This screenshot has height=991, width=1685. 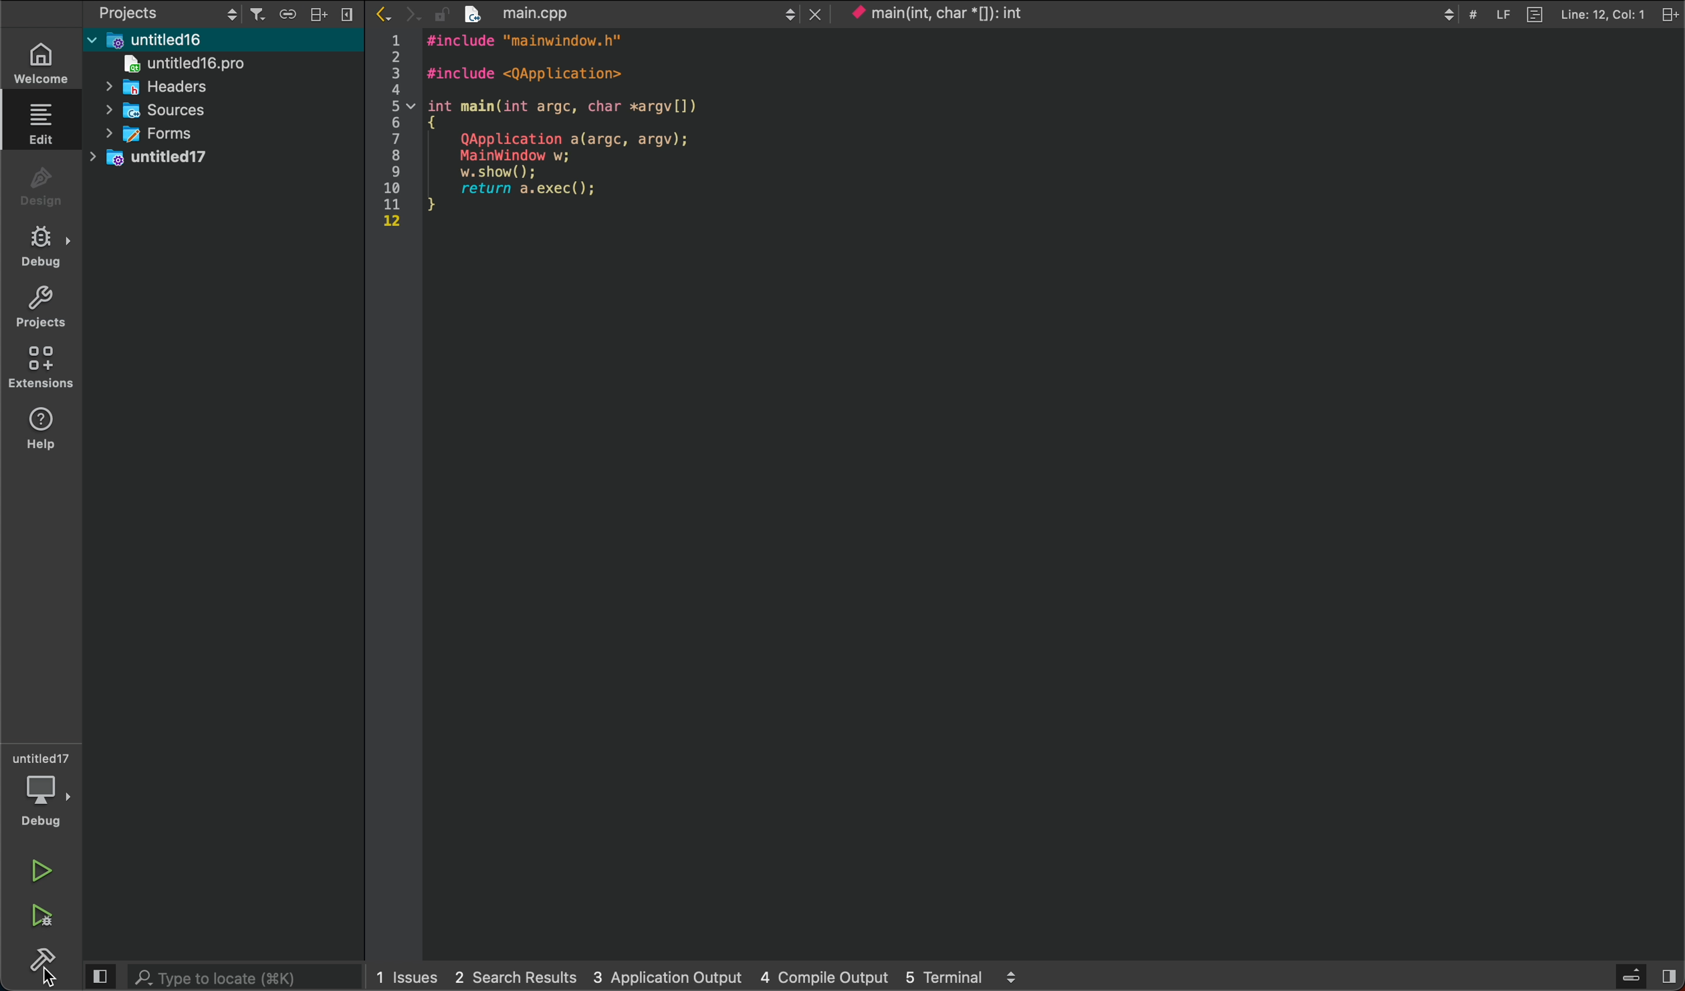 What do you see at coordinates (39, 308) in the screenshot?
I see `projects` at bounding box center [39, 308].